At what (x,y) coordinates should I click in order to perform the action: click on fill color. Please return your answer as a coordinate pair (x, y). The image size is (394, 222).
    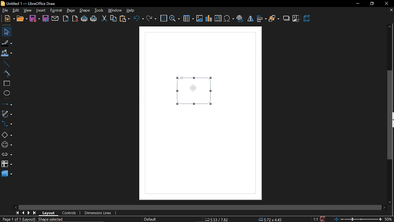
    Looking at the image, I should click on (6, 54).